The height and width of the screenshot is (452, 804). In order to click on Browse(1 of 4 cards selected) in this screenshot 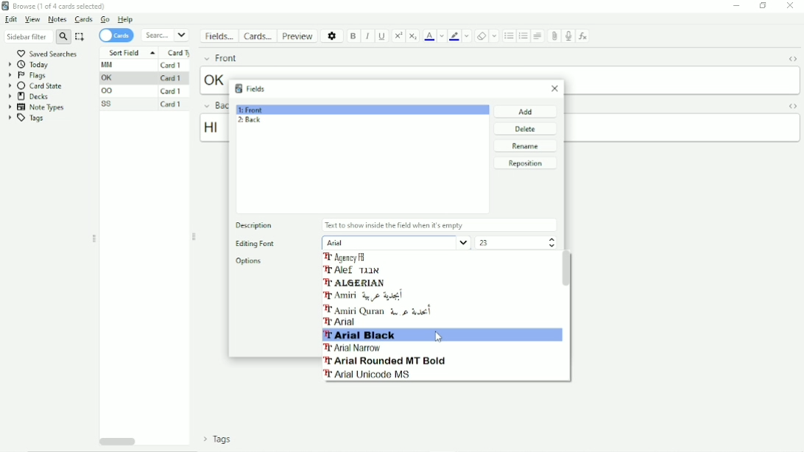, I will do `click(56, 6)`.